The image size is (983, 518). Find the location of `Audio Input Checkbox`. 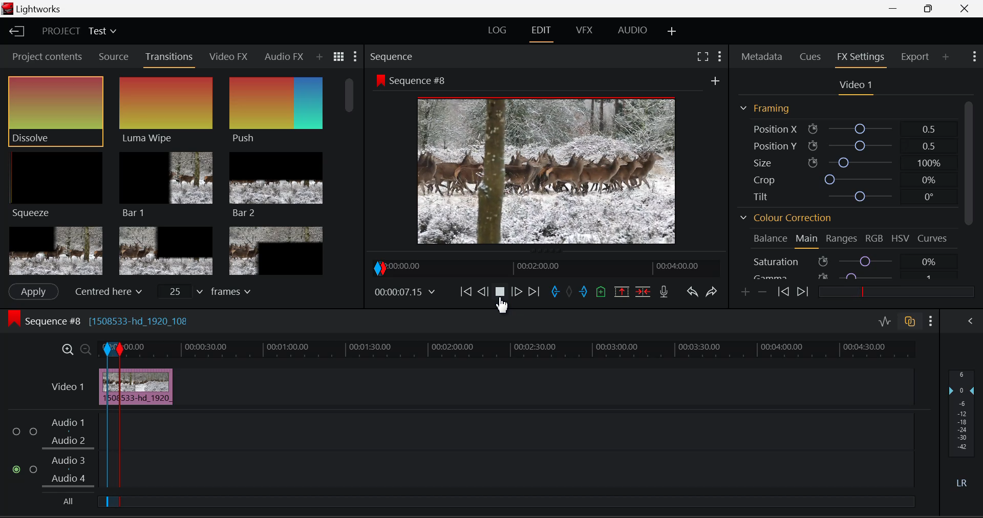

Audio Input Checkbox is located at coordinates (34, 468).